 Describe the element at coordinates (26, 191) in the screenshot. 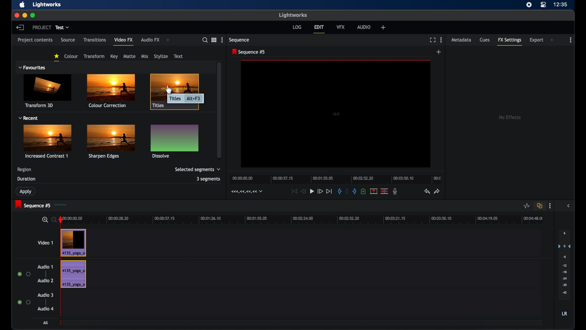

I see `apply` at that location.